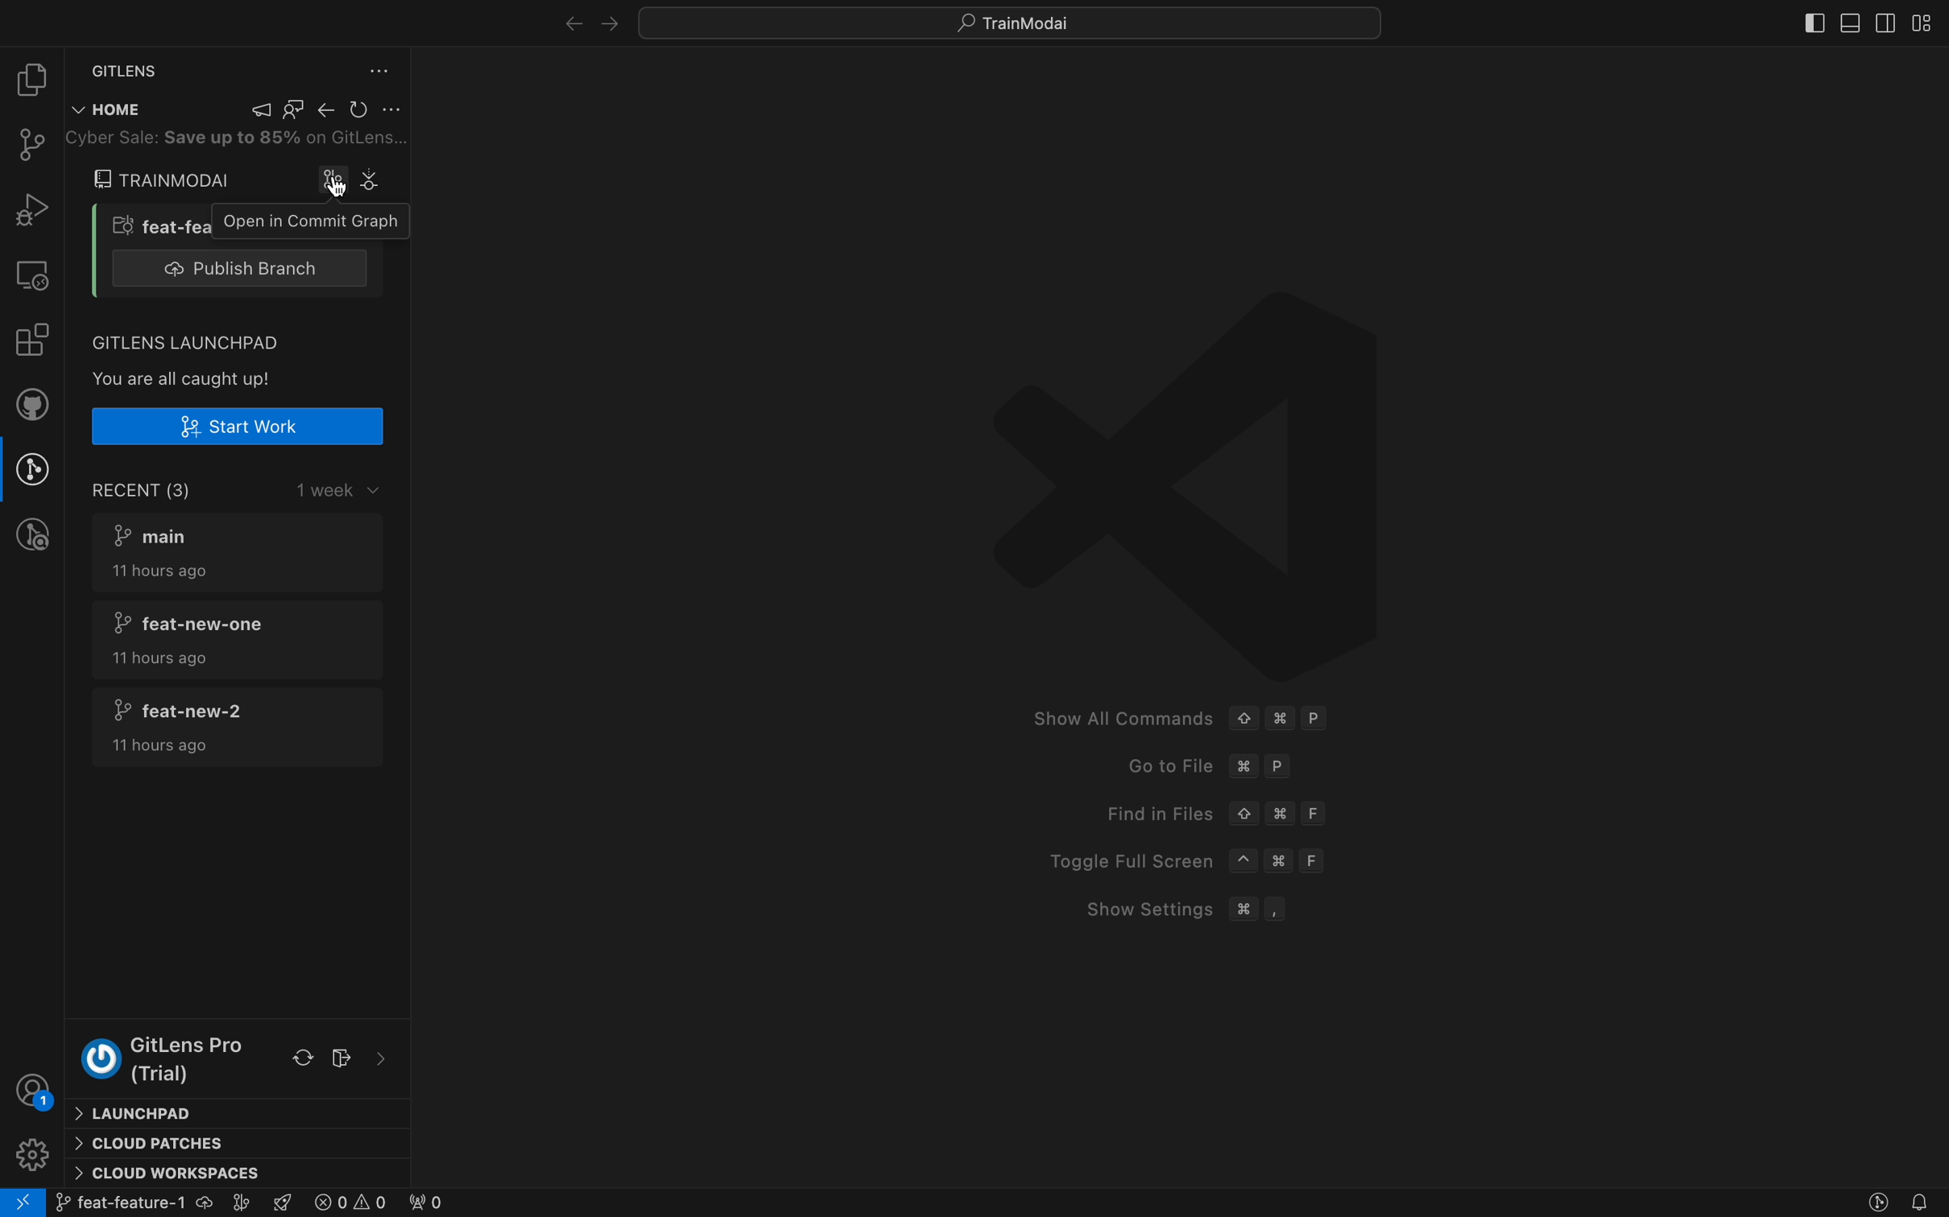 The width and height of the screenshot is (1949, 1217). Describe the element at coordinates (31, 339) in the screenshot. I see `Extensions` at that location.